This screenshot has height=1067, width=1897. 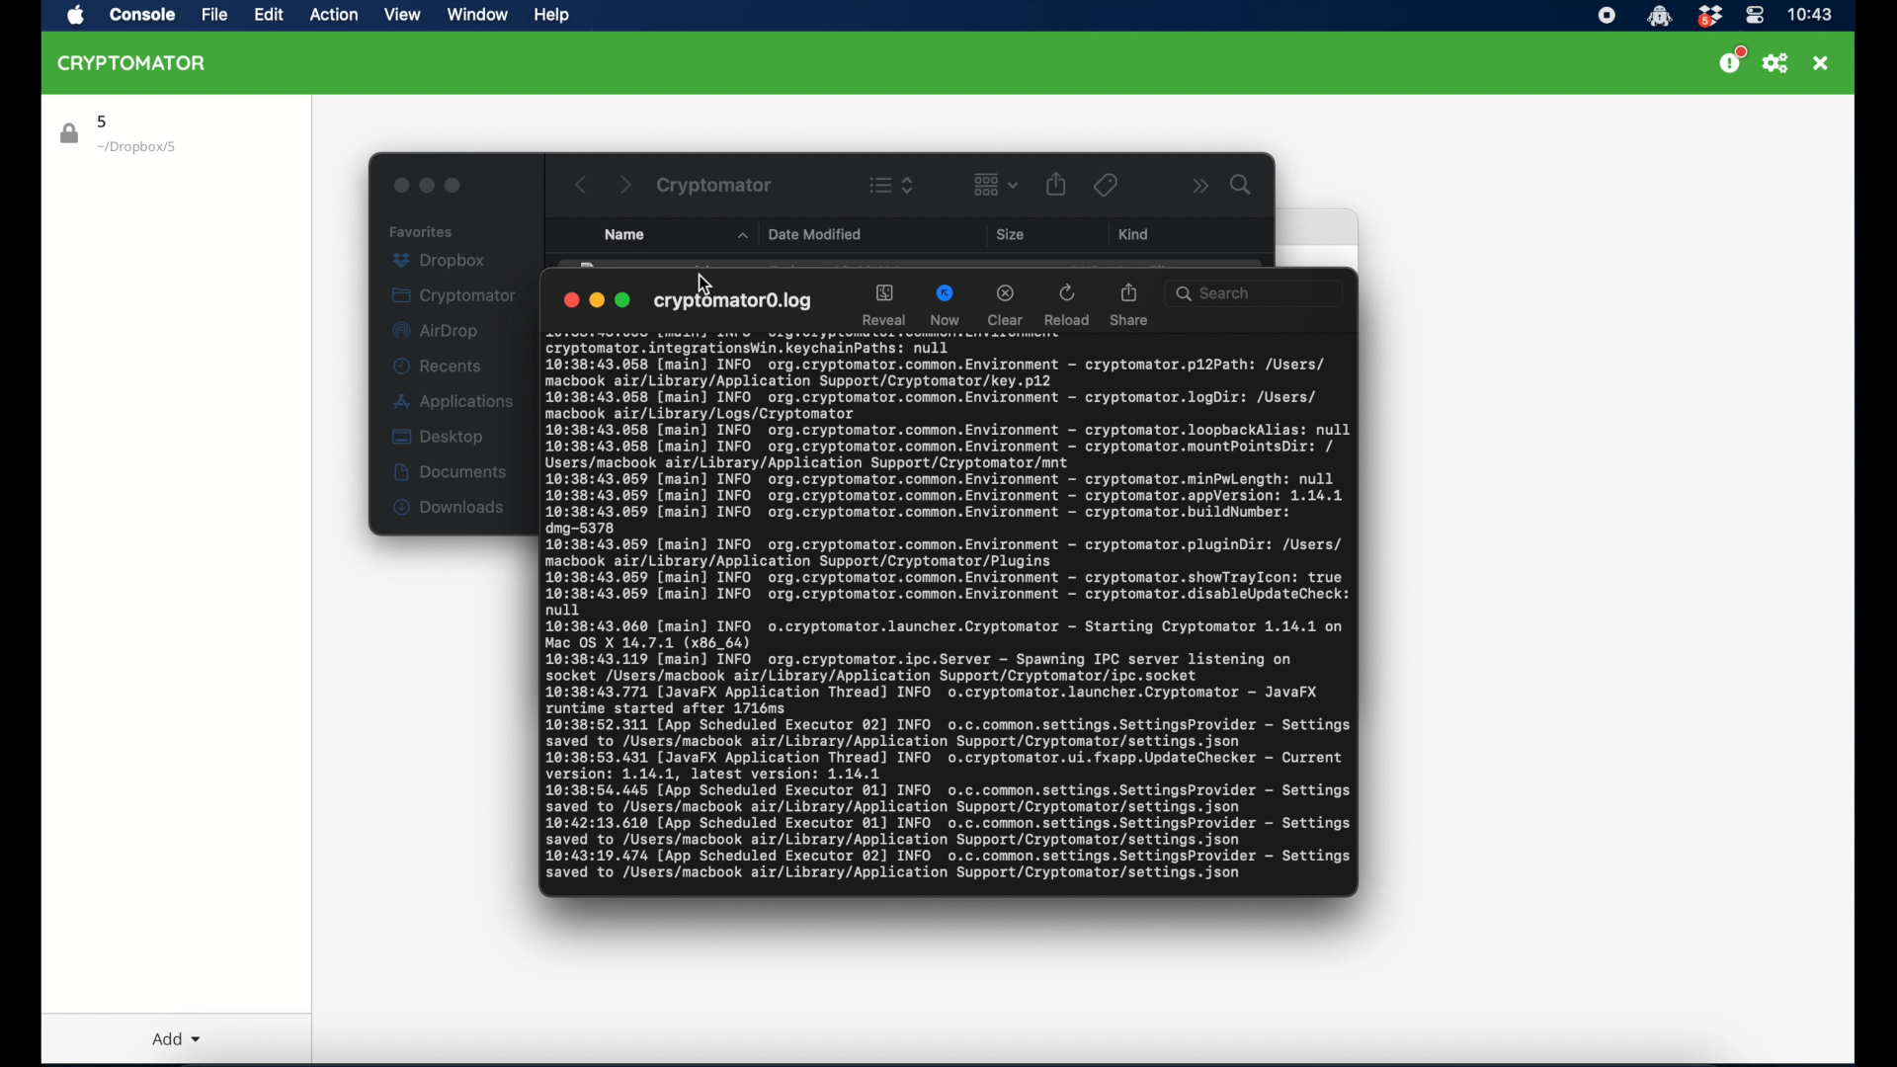 I want to click on kind, so click(x=1133, y=234).